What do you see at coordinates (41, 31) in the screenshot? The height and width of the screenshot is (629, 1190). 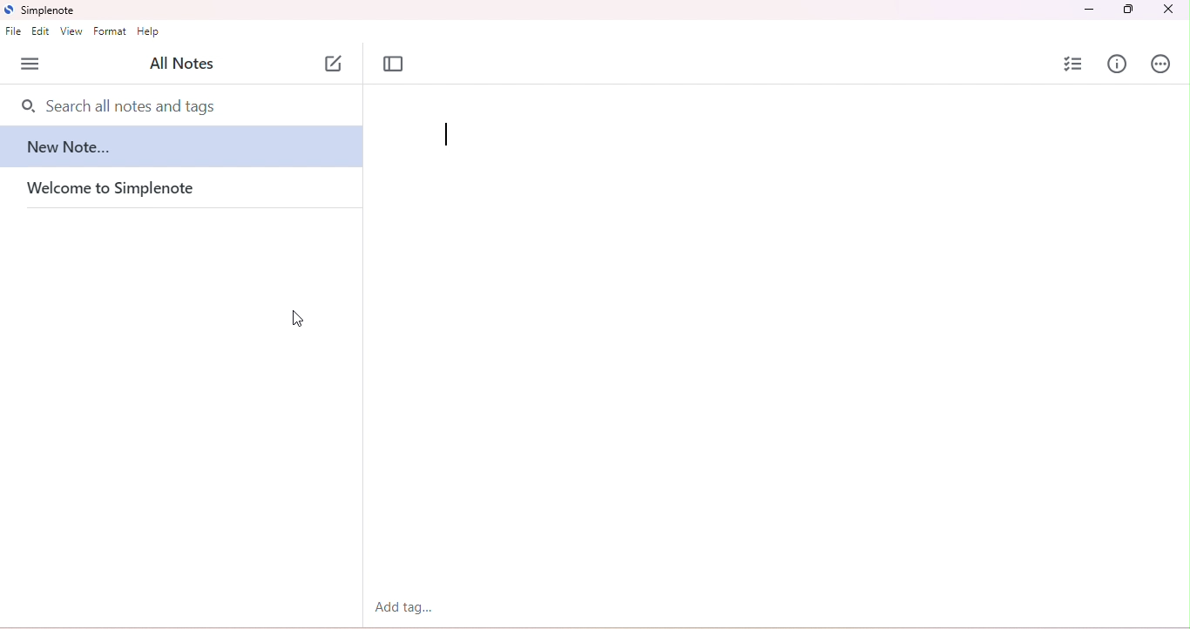 I see `edit` at bounding box center [41, 31].